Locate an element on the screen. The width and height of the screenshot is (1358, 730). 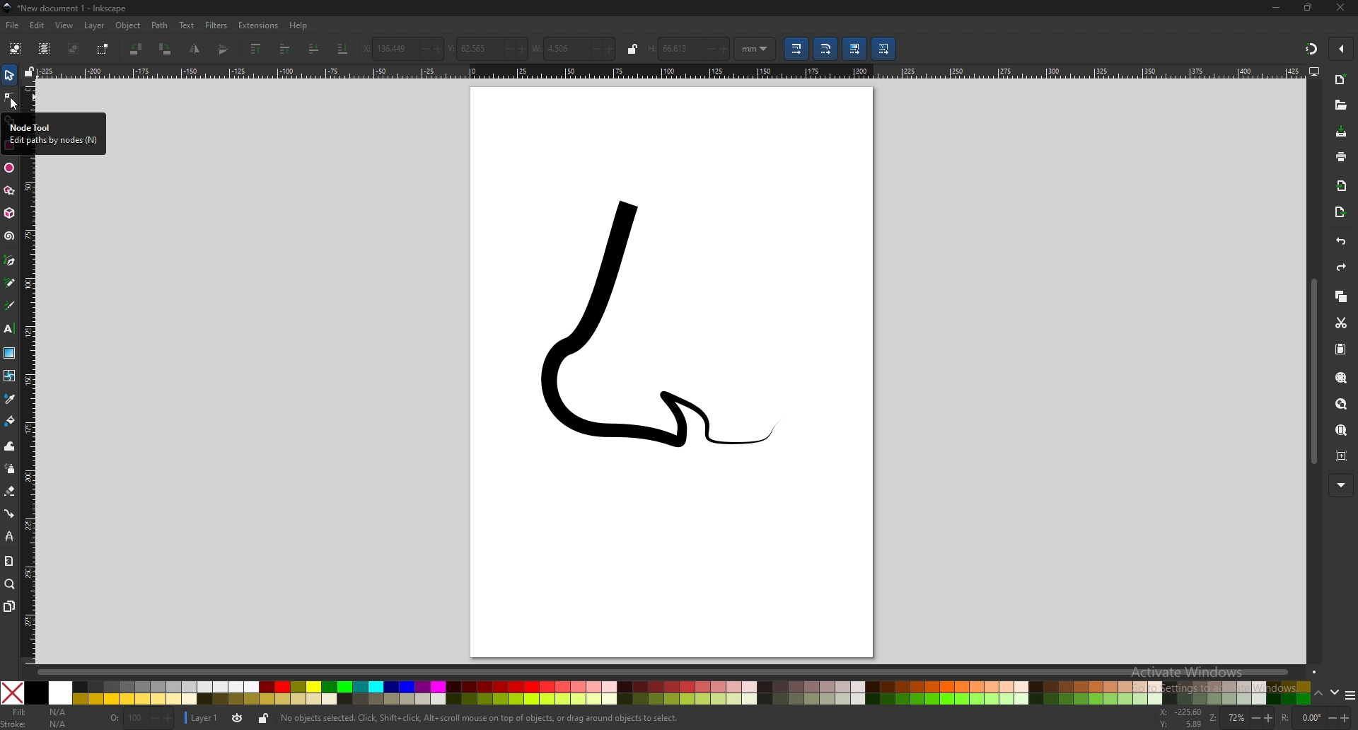
toggle lock guide is located at coordinates (30, 71).